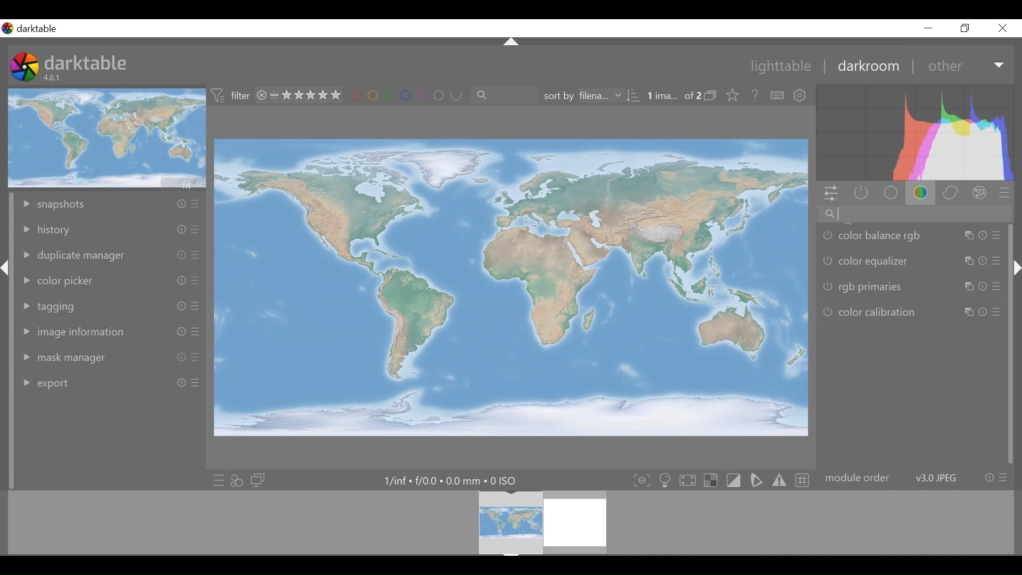  Describe the element at coordinates (54, 78) in the screenshot. I see `4.8.1` at that location.